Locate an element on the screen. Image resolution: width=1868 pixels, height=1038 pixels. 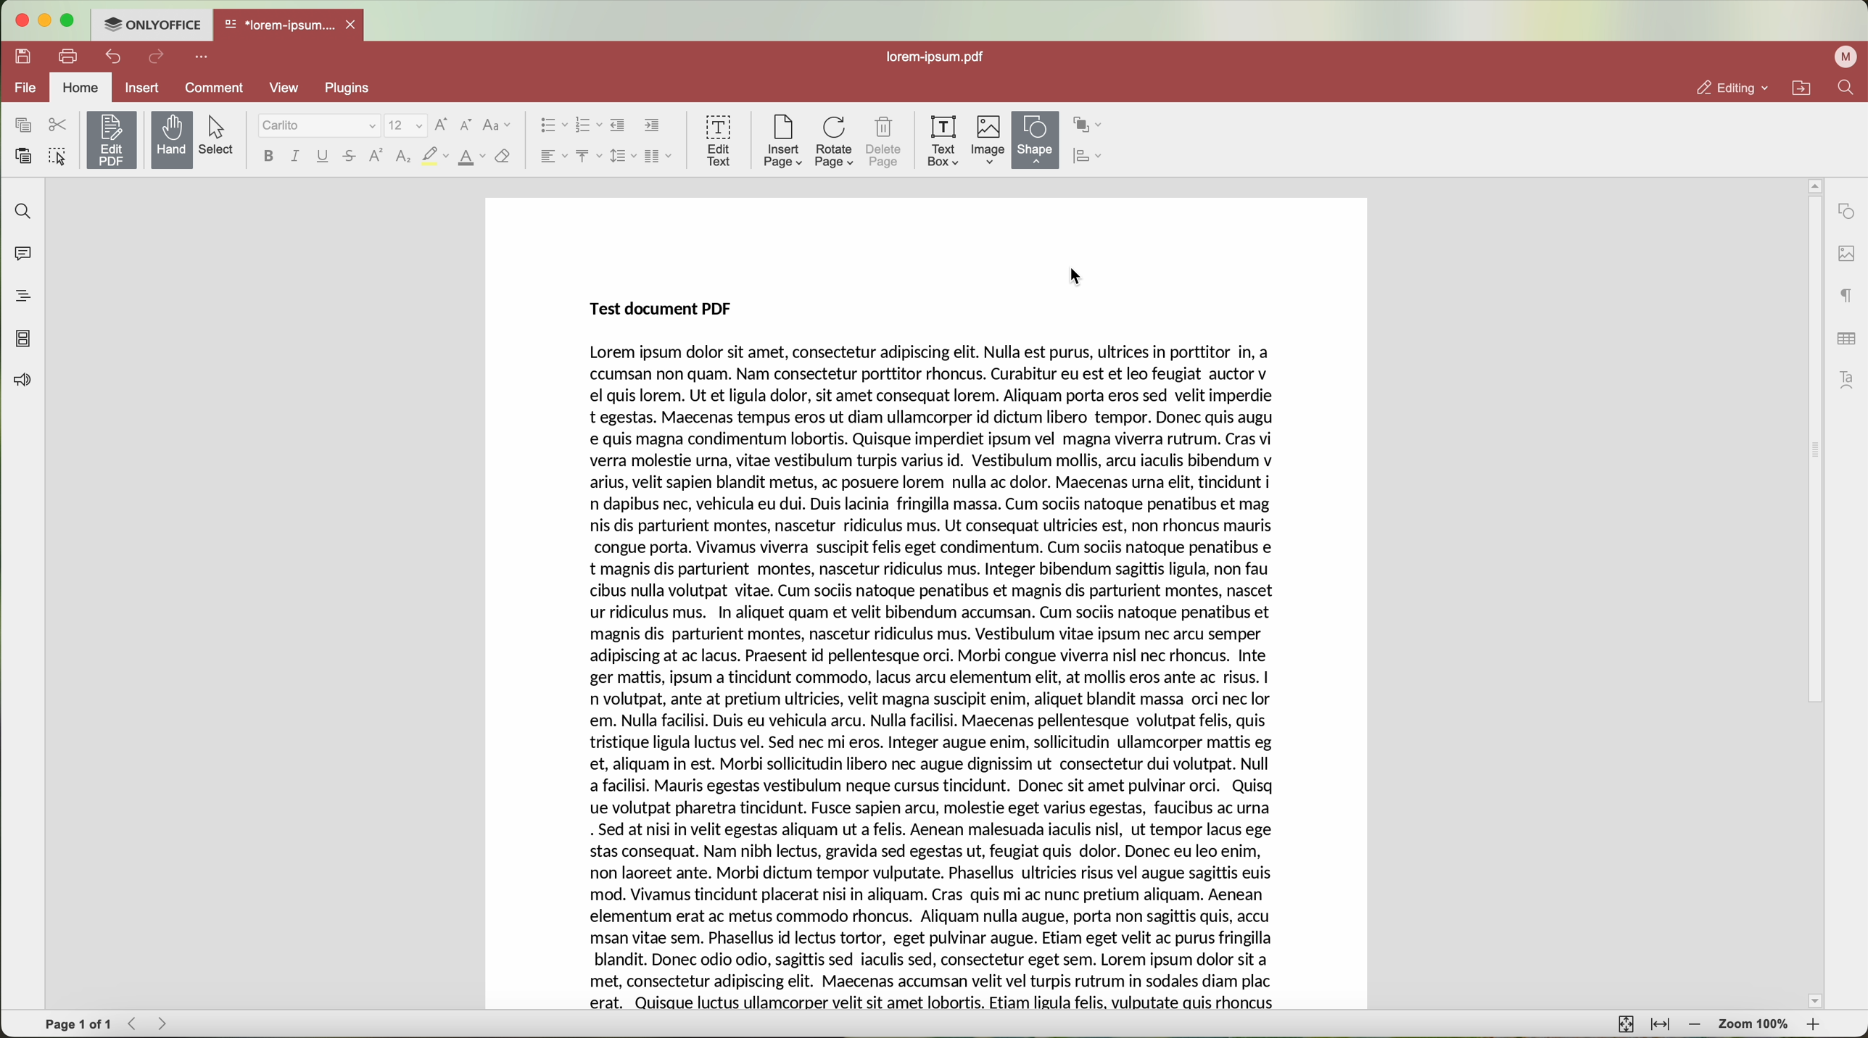
rotate page is located at coordinates (835, 142).